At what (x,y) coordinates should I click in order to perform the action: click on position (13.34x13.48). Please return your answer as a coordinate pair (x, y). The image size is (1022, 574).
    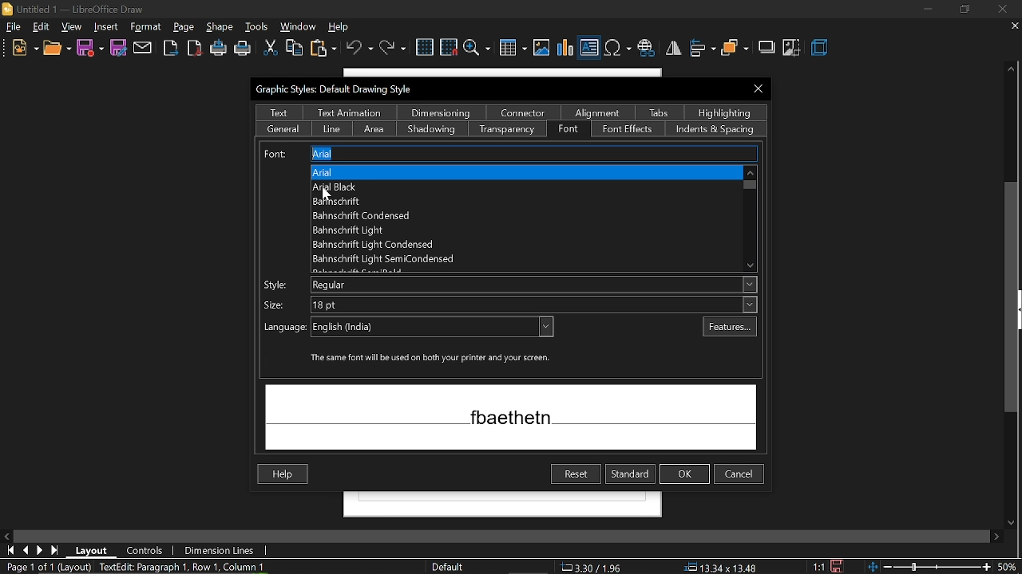
    Looking at the image, I should click on (719, 567).